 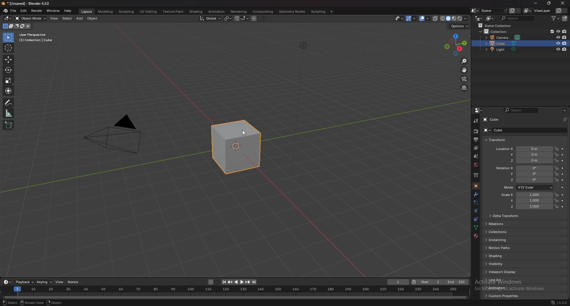 I want to click on animate property, so click(x=563, y=161).